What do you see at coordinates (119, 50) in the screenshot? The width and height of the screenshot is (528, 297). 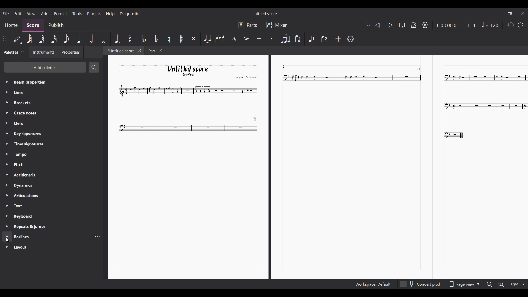 I see `Current tab` at bounding box center [119, 50].